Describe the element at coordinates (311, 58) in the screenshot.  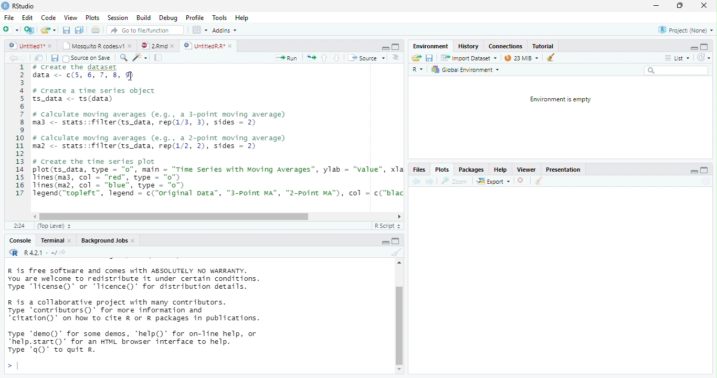
I see `re-run the previous code` at that location.